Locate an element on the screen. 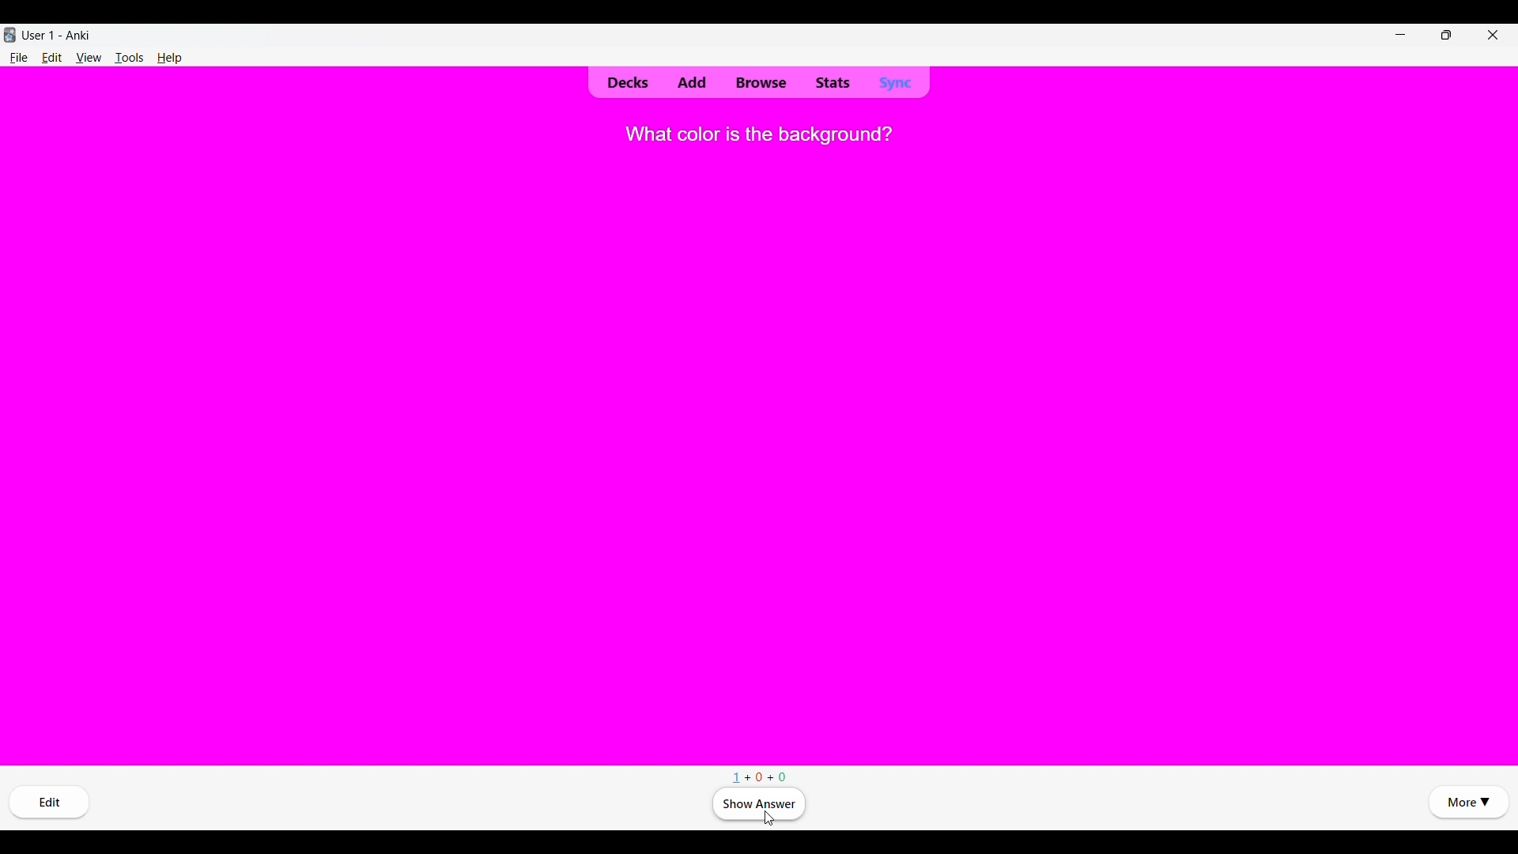  Number of cards in New, Learning and Review respectively is located at coordinates (761, 777).